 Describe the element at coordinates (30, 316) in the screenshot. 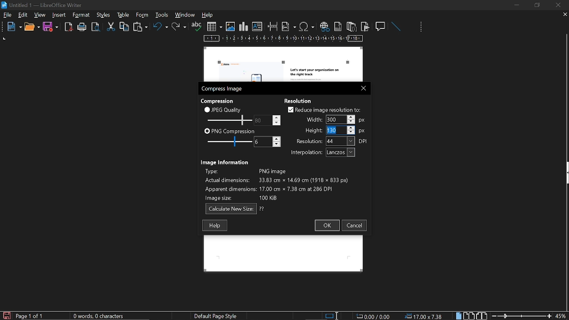

I see `current page` at that location.